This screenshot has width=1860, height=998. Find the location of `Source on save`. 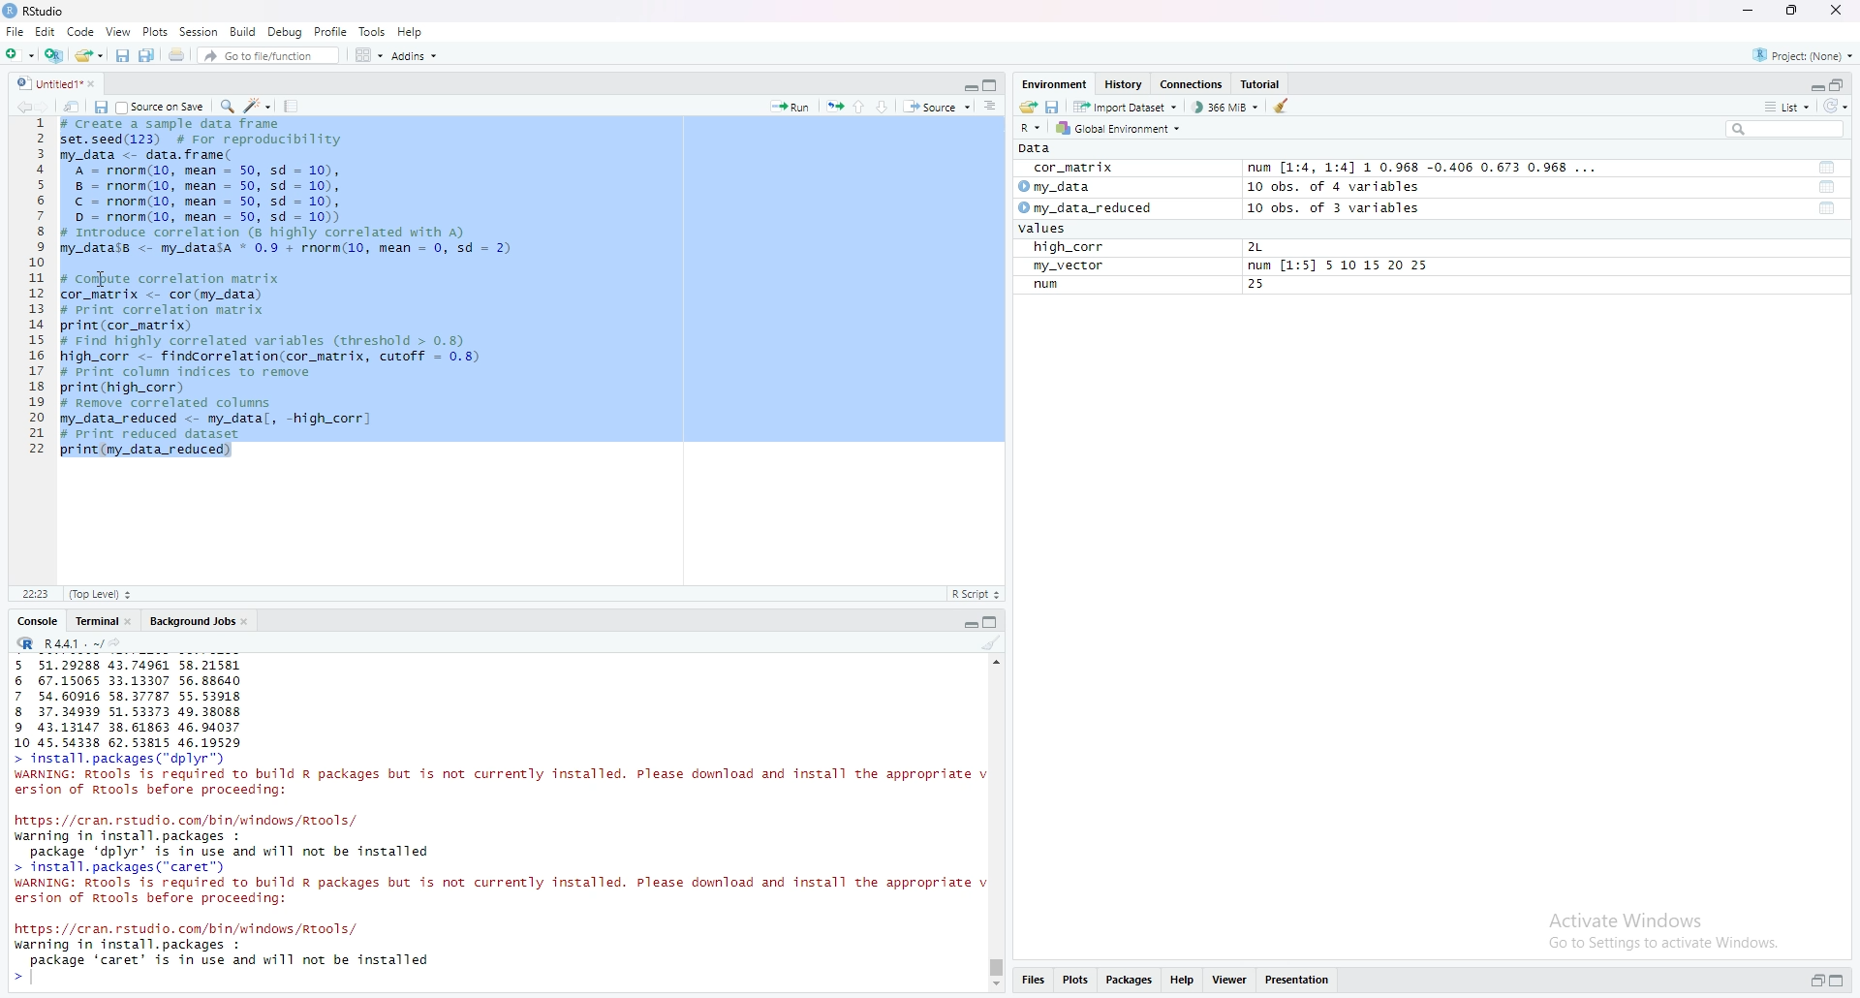

Source on save is located at coordinates (163, 107).